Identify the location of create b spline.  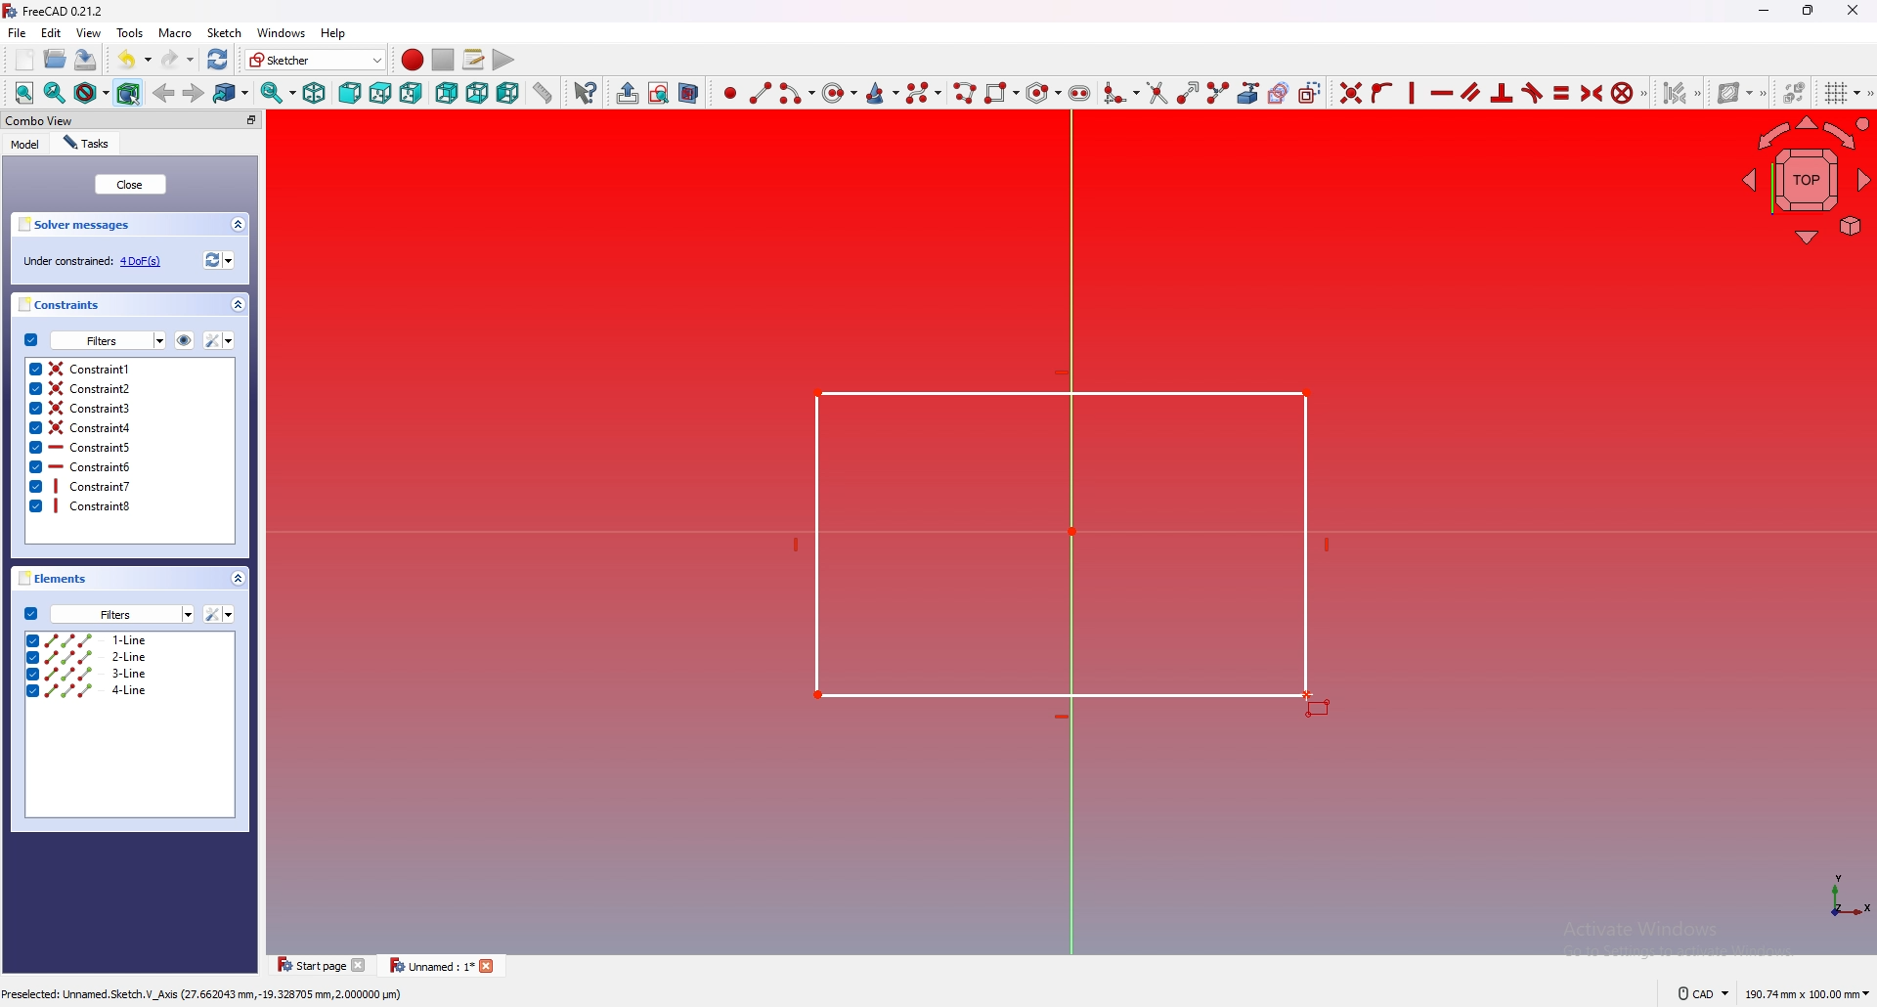
(925, 93).